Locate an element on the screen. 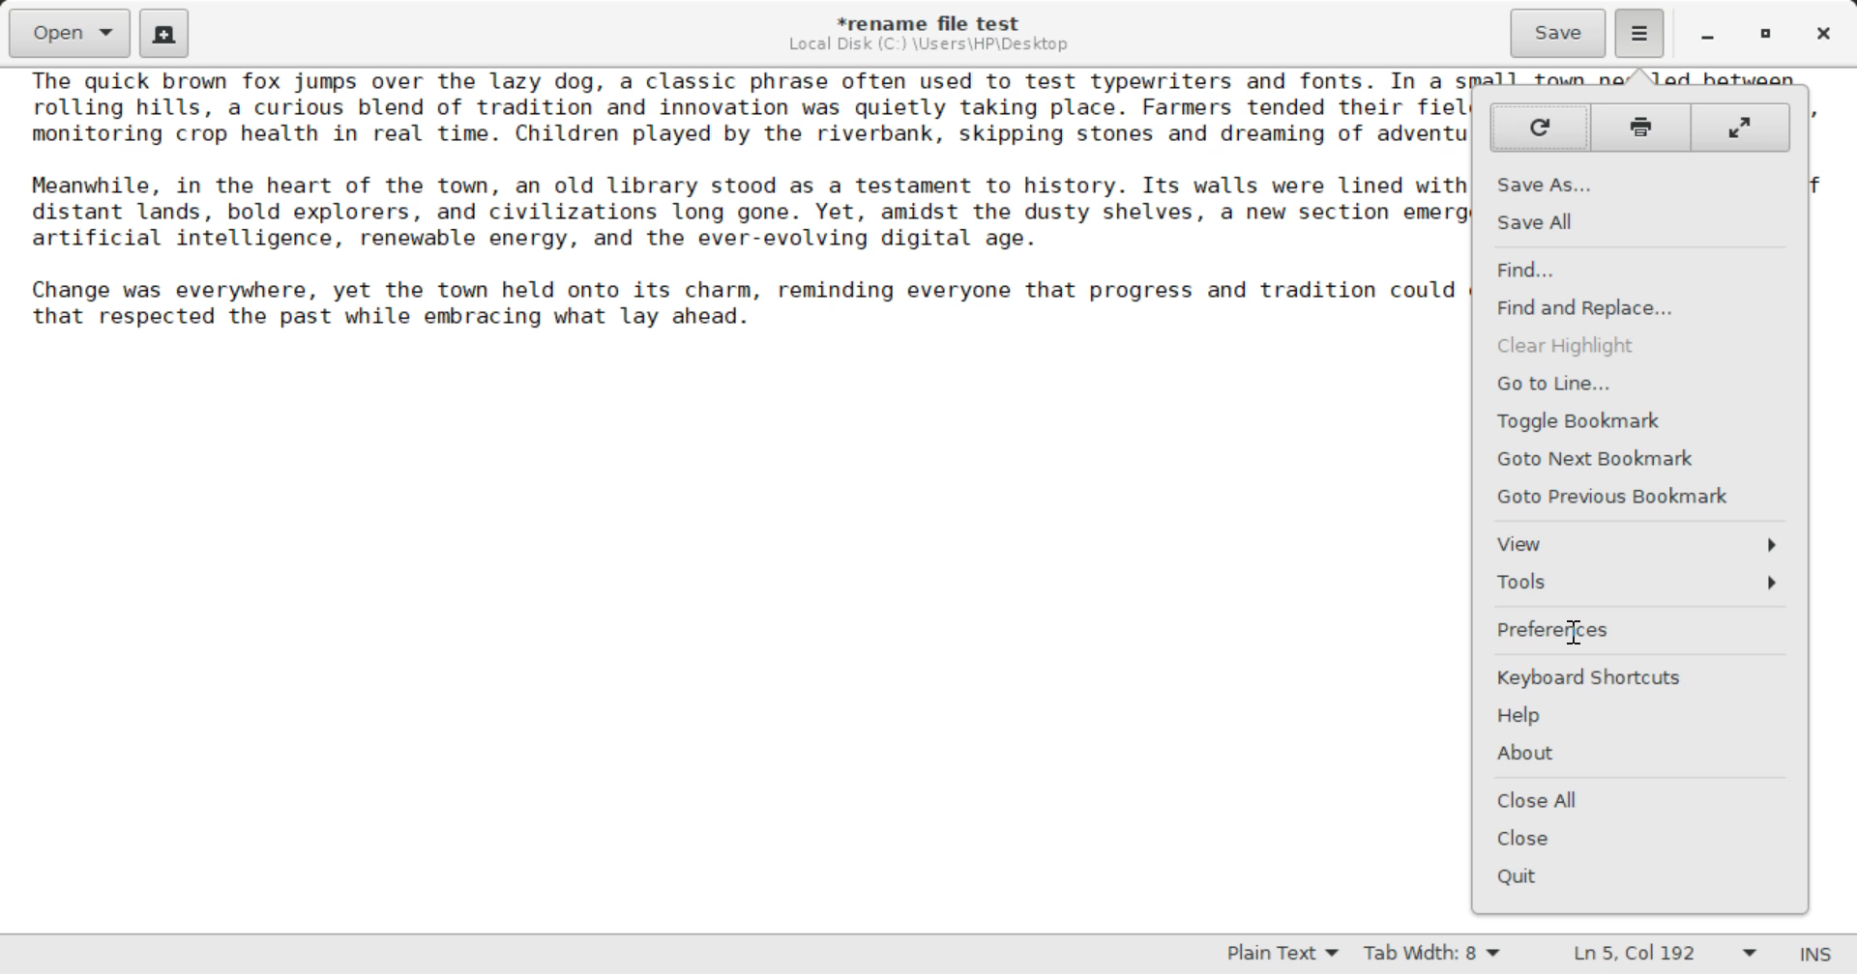  Close Window is located at coordinates (1826, 32).